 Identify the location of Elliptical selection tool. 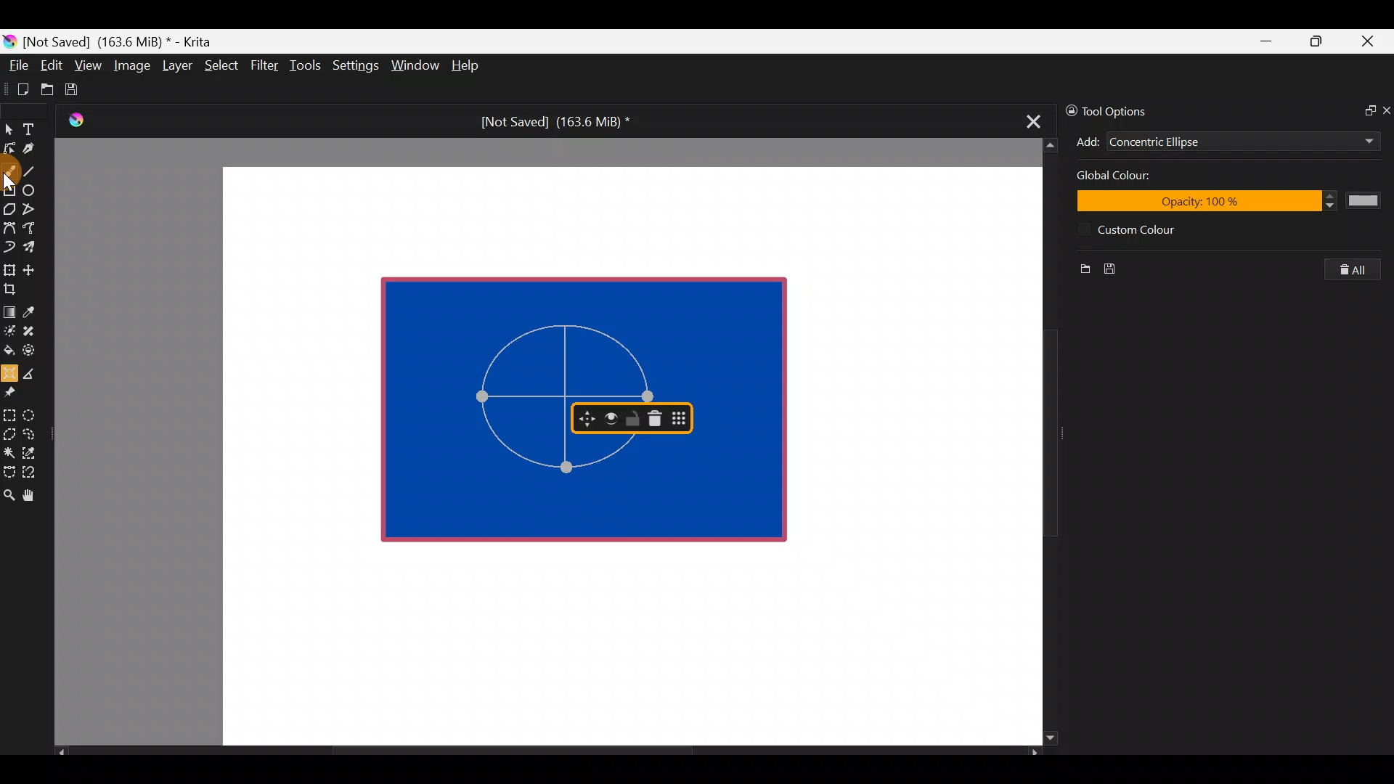
(34, 413).